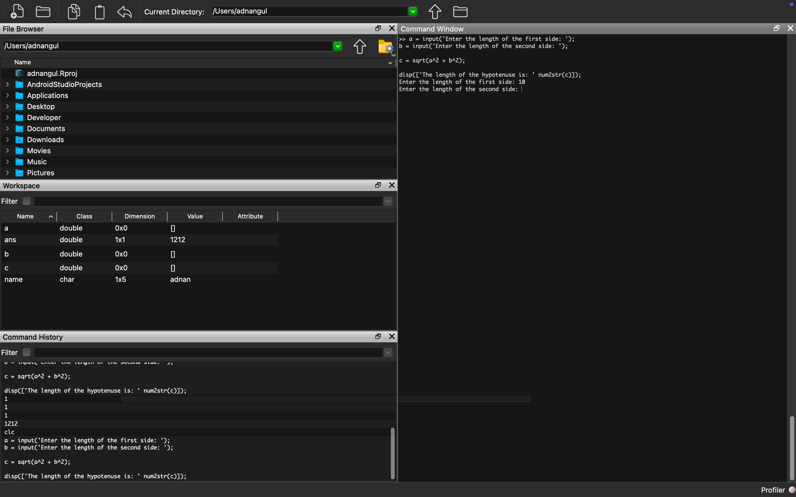 Image resolution: width=796 pixels, height=497 pixels. Describe the element at coordinates (15, 280) in the screenshot. I see `name` at that location.